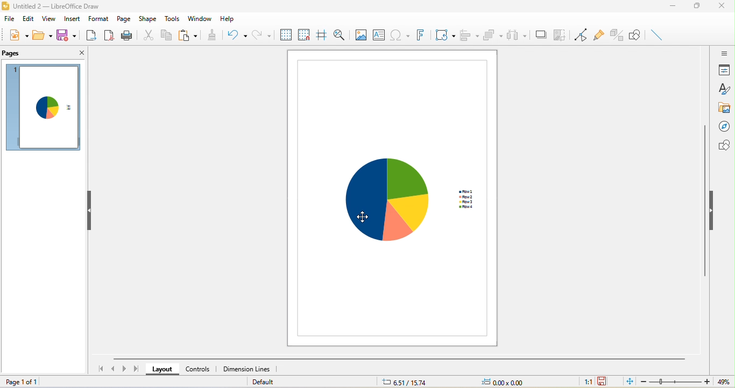  What do you see at coordinates (68, 36) in the screenshot?
I see `save` at bounding box center [68, 36].